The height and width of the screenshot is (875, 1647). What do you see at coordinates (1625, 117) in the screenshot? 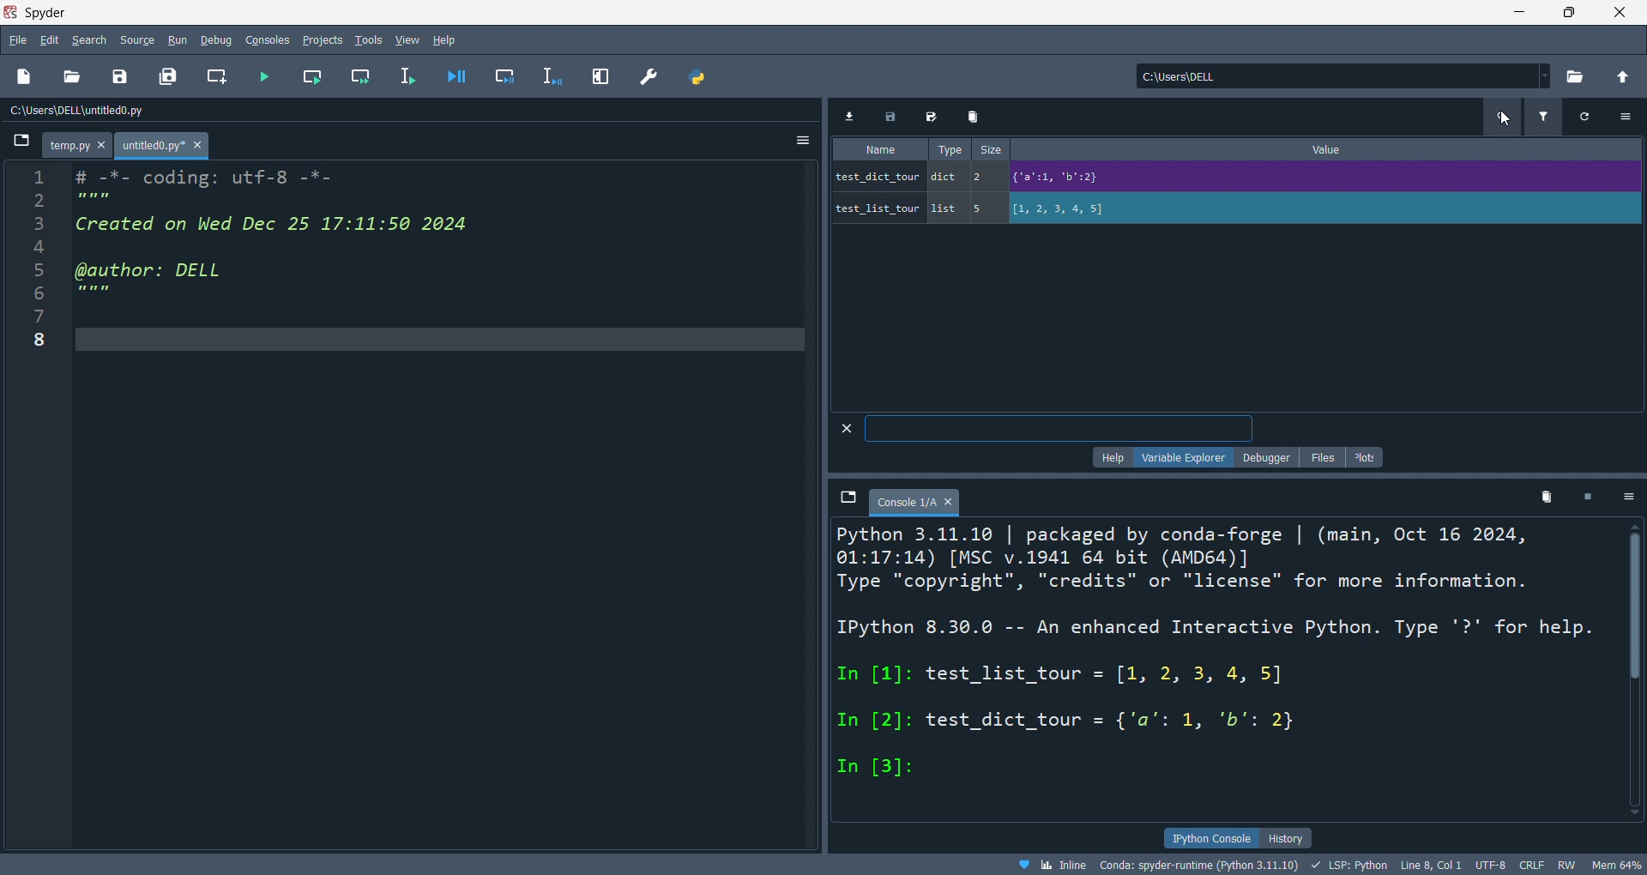
I see `options` at bounding box center [1625, 117].